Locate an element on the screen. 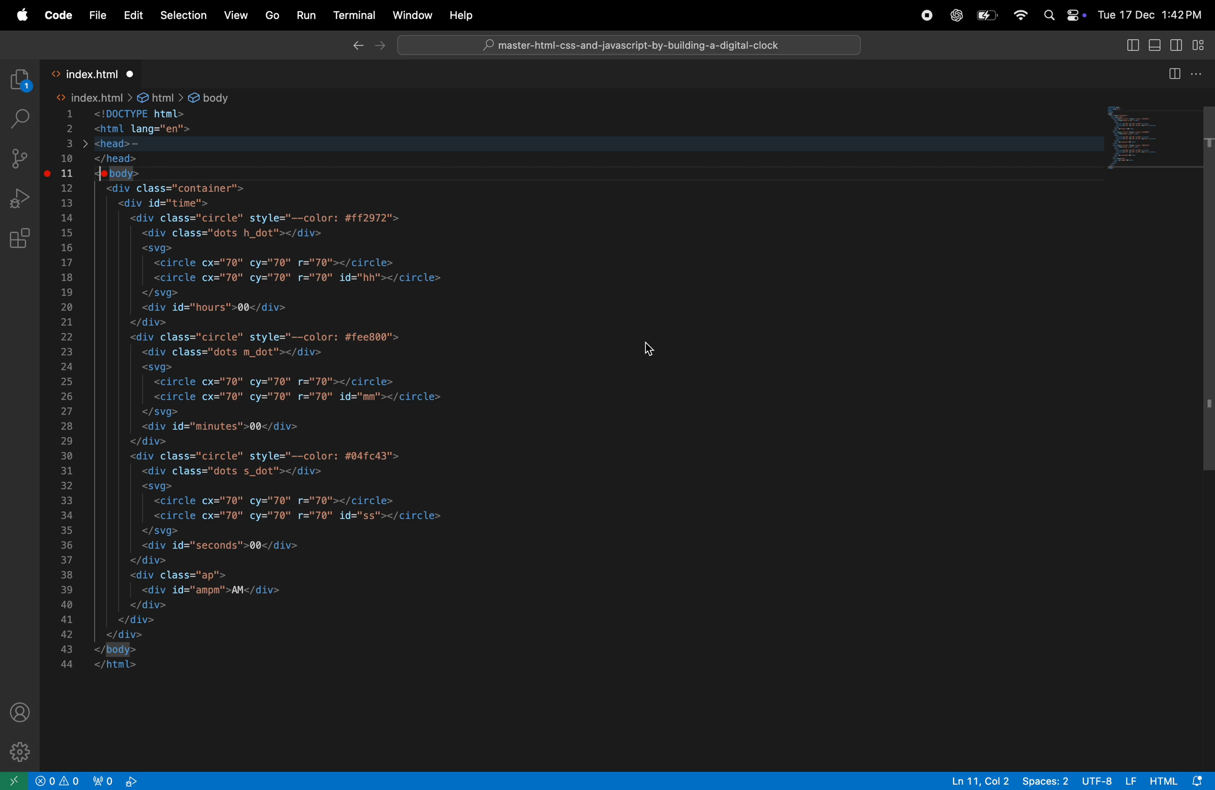 This screenshot has width=1215, height=790. Go is located at coordinates (272, 16).